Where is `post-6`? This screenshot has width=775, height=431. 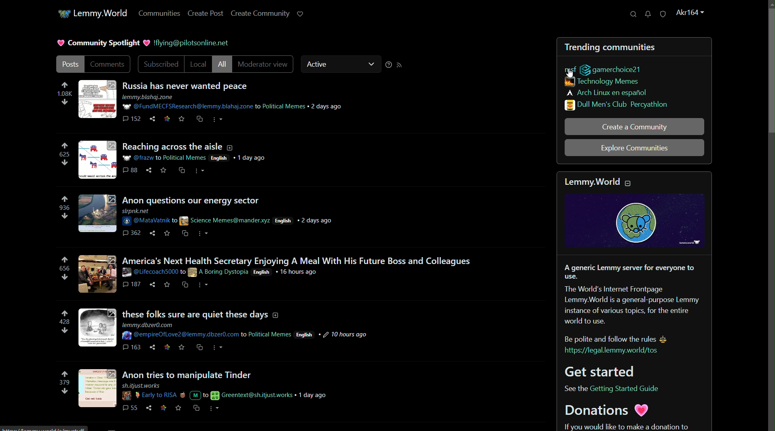 post-6 is located at coordinates (224, 374).